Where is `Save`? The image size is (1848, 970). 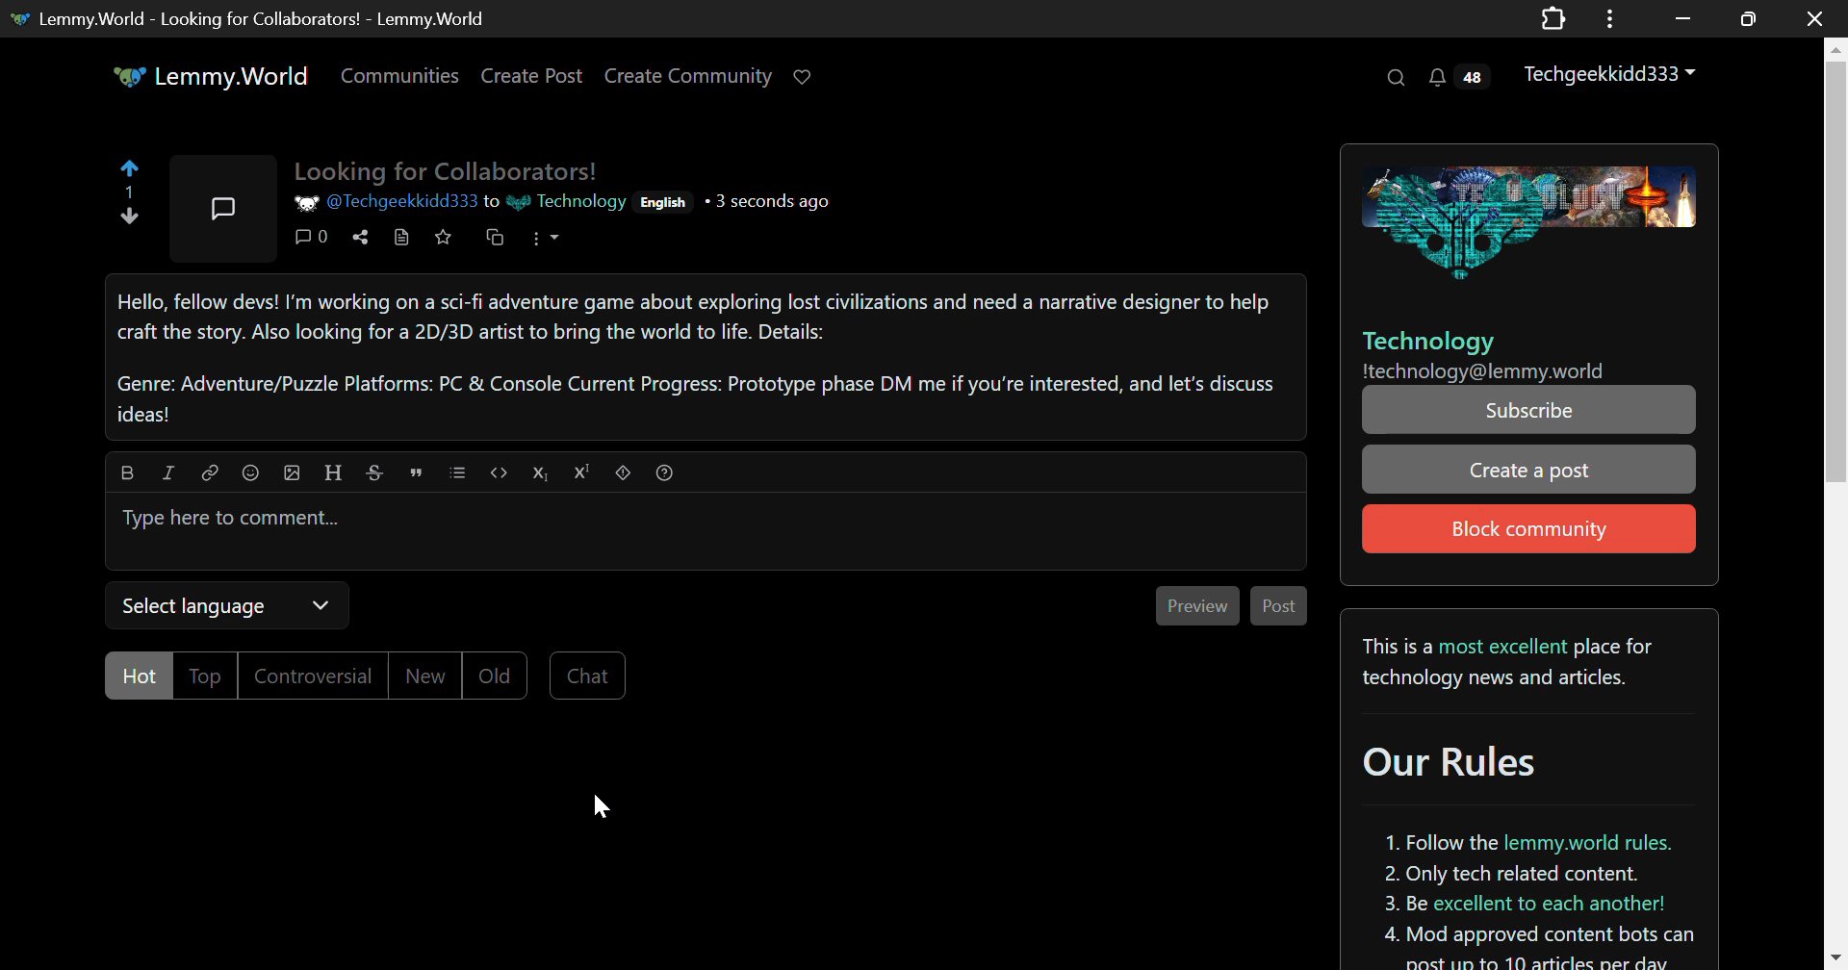 Save is located at coordinates (445, 242).